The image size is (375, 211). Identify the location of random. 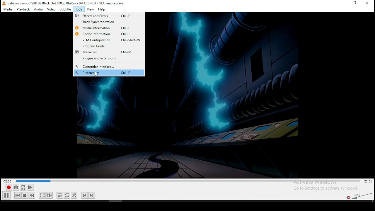
(74, 195).